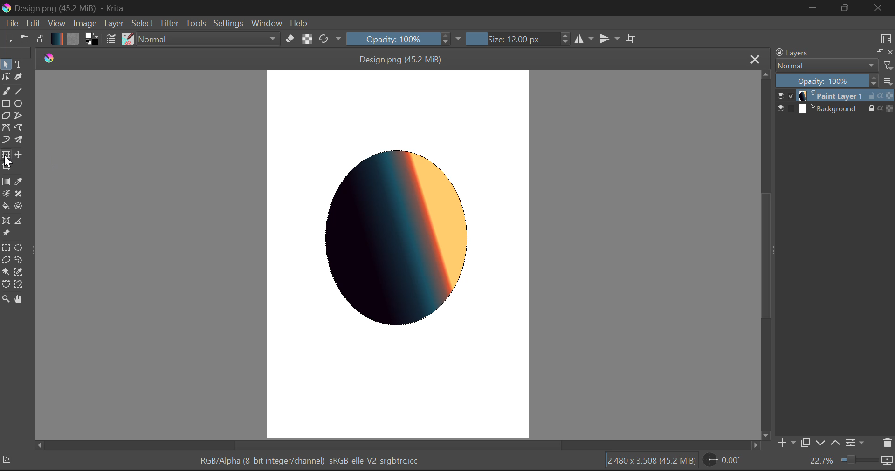 Image resolution: width=895 pixels, height=471 pixels. Describe the element at coordinates (6, 156) in the screenshot. I see `Cursor Position` at that location.